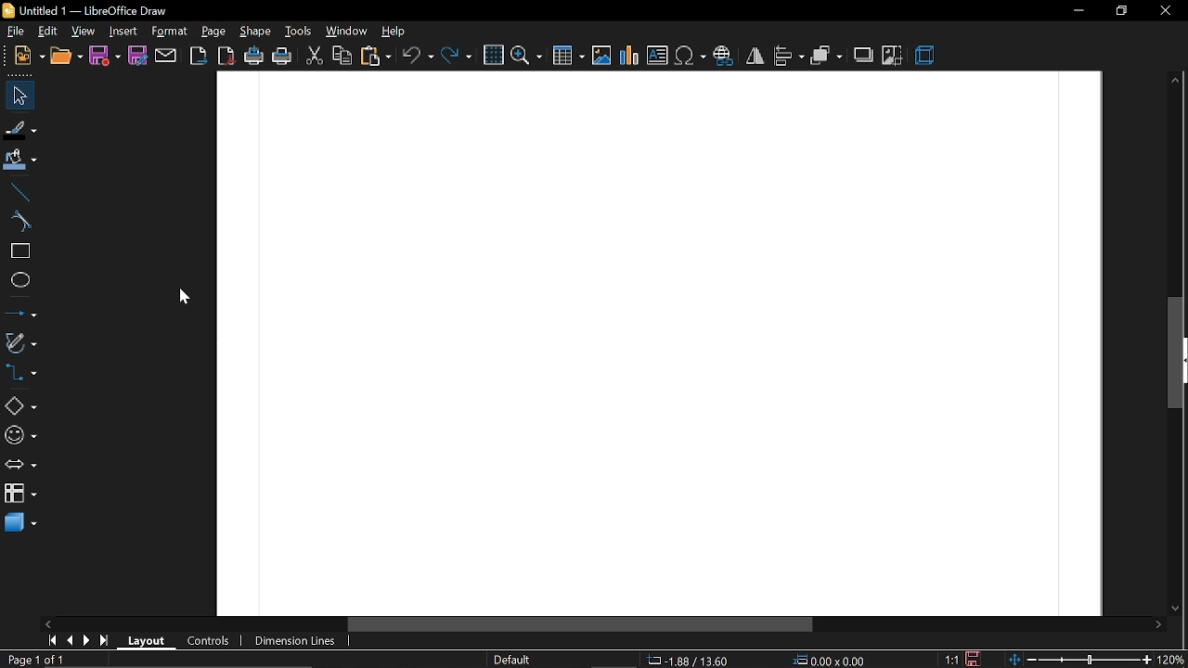 Image resolution: width=1188 pixels, height=668 pixels. What do you see at coordinates (393, 31) in the screenshot?
I see `help` at bounding box center [393, 31].